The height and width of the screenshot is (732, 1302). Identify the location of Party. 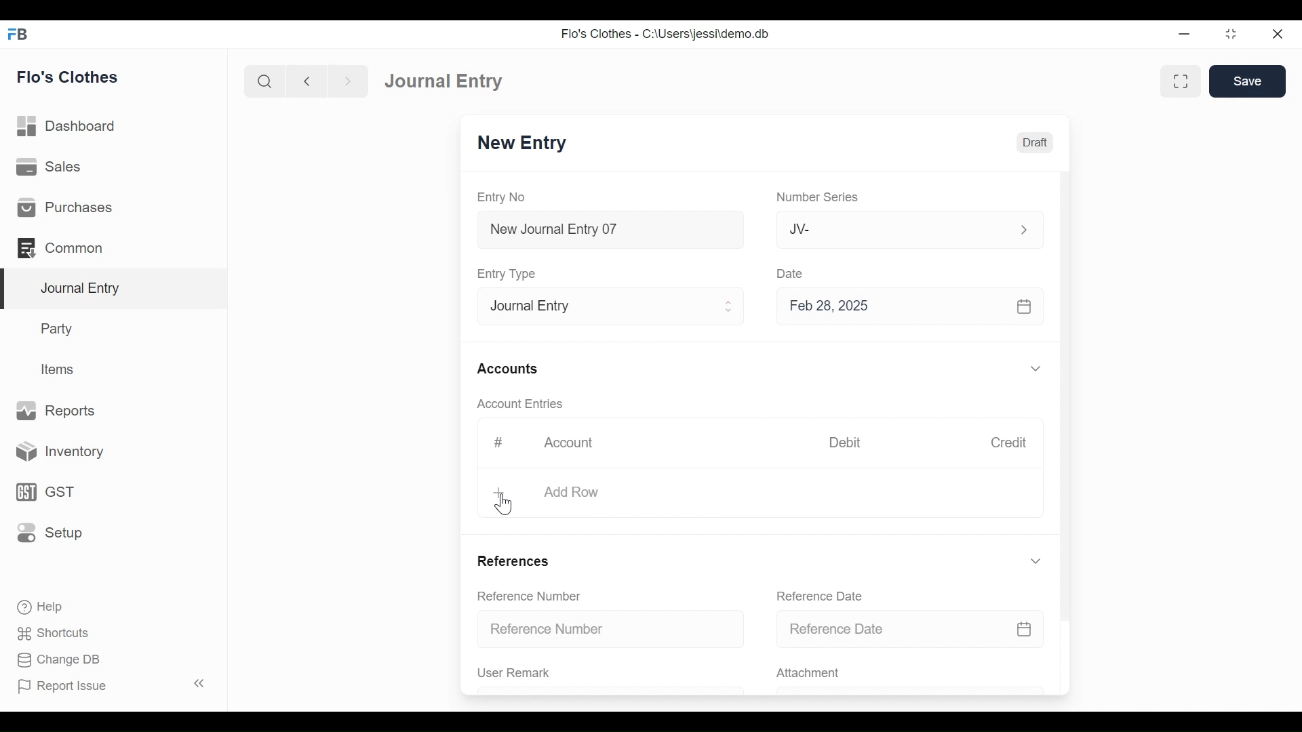
(59, 328).